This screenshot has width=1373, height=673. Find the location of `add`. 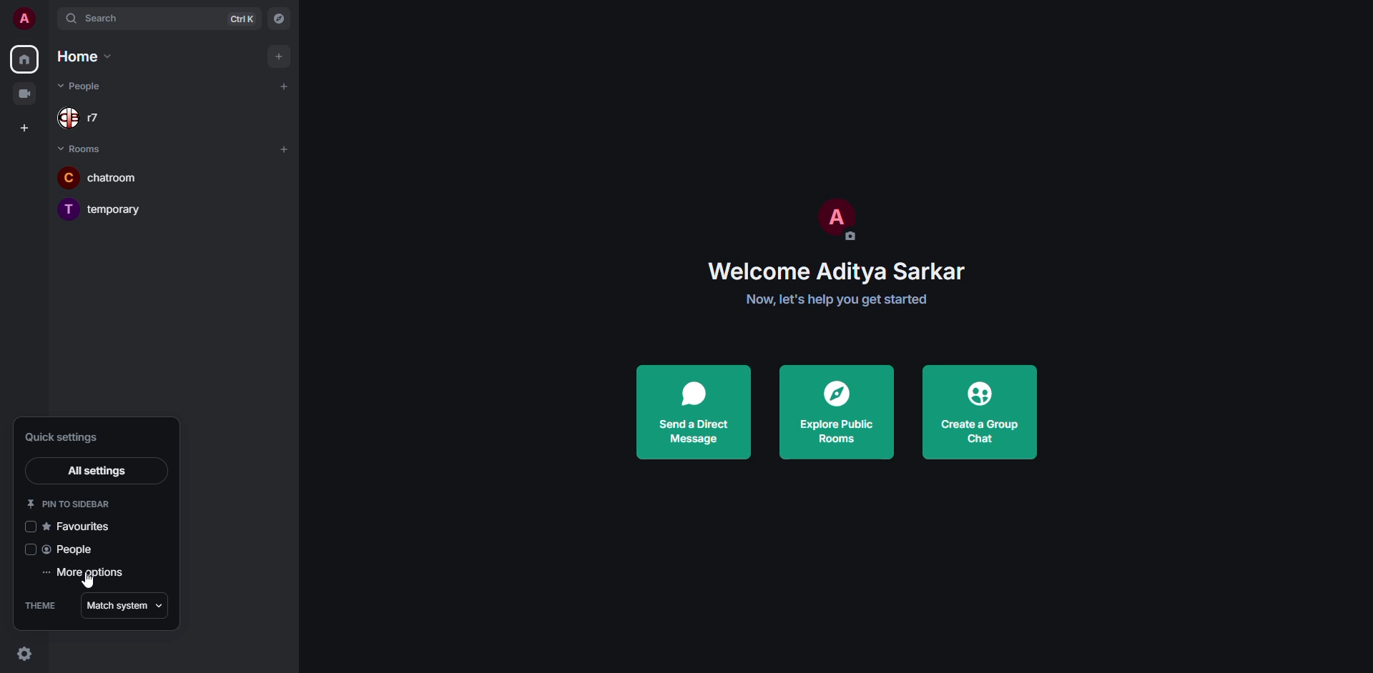

add is located at coordinates (275, 55).